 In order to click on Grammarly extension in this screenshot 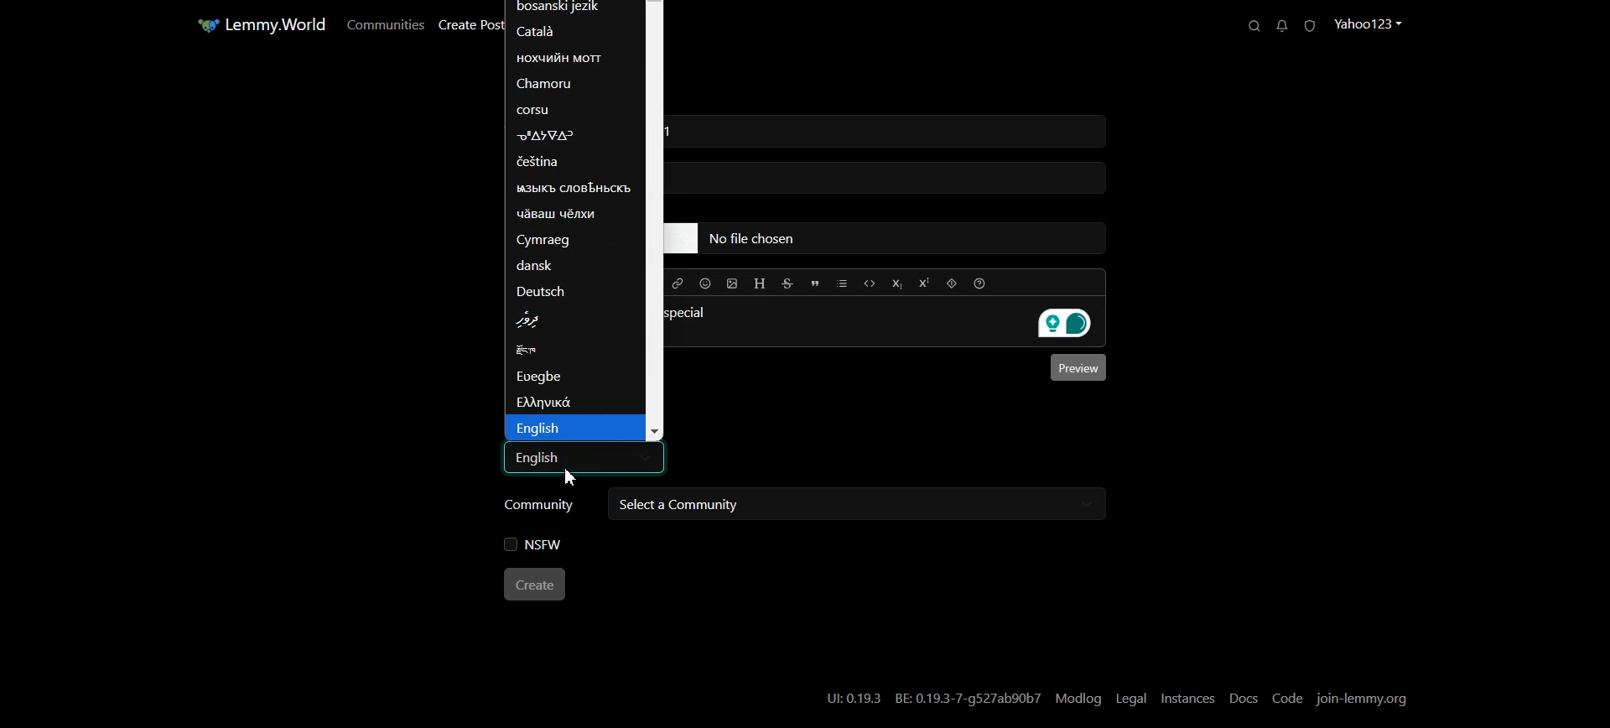, I will do `click(1071, 325)`.